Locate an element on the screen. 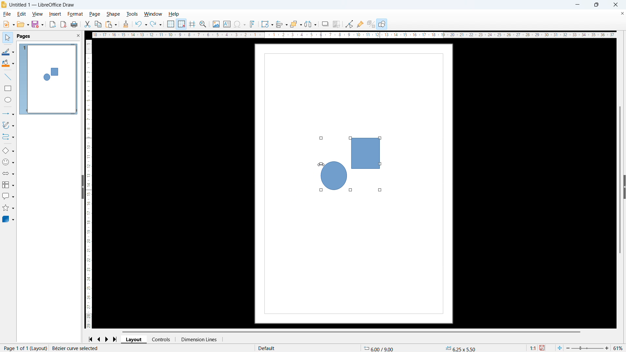  Layout  is located at coordinates (134, 340).